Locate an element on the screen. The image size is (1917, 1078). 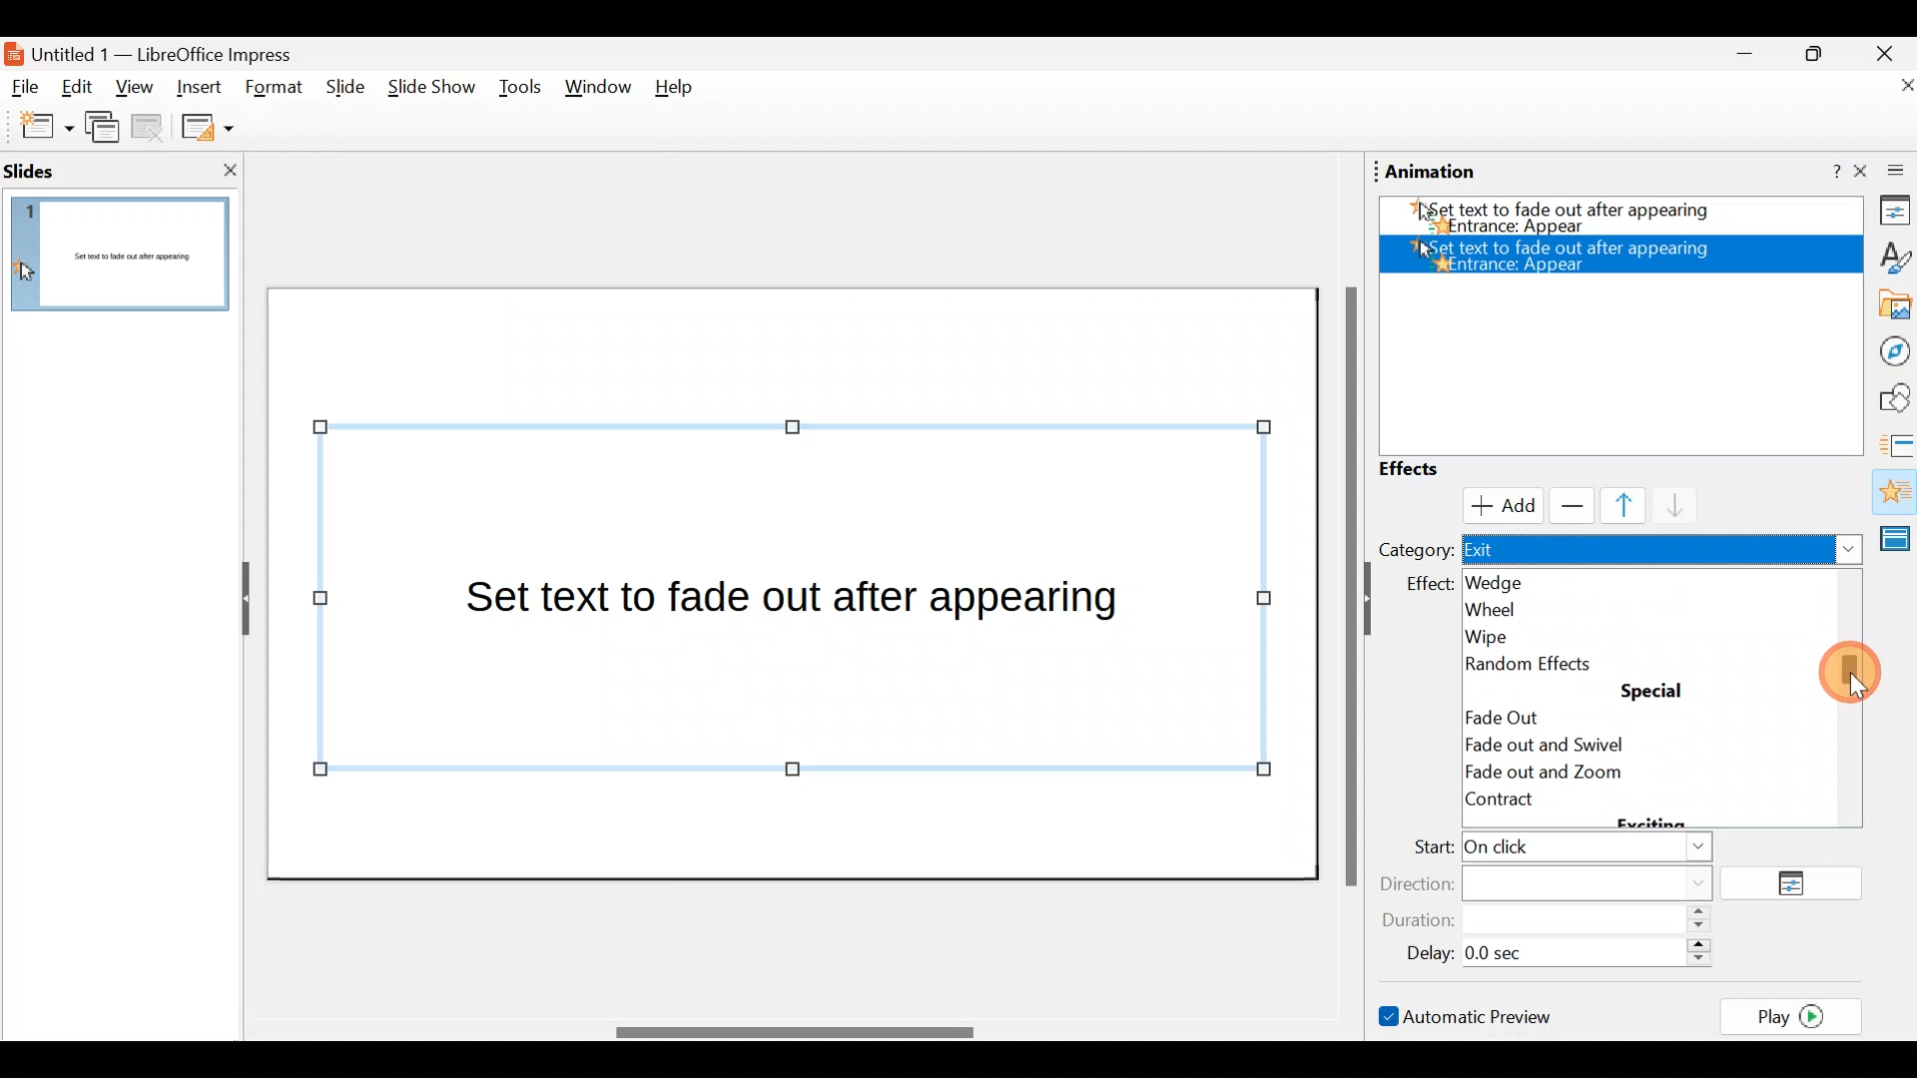
Fade out and zoom is located at coordinates (1572, 774).